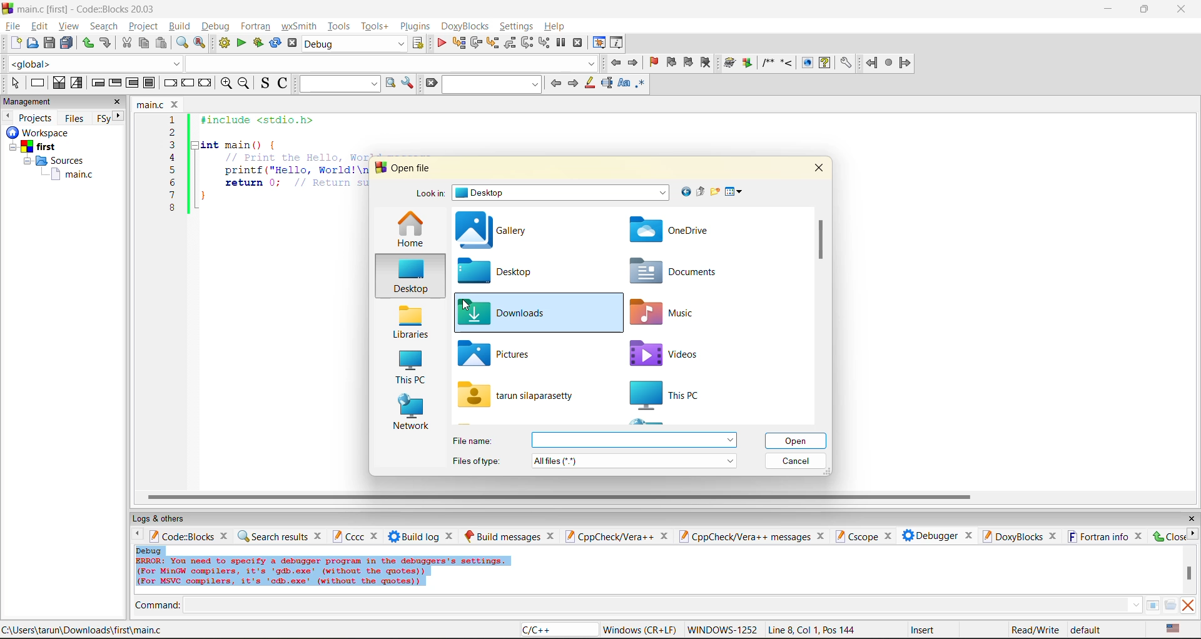 Image resolution: width=1201 pixels, height=639 pixels. What do you see at coordinates (176, 104) in the screenshot?
I see `close` at bounding box center [176, 104].